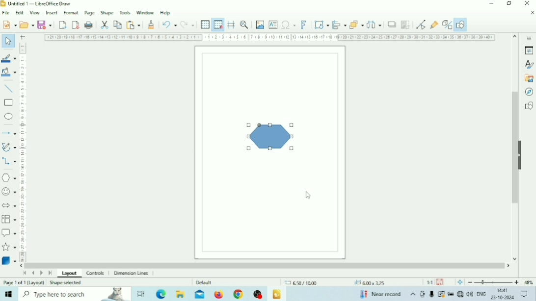 Image resolution: width=536 pixels, height=301 pixels. I want to click on Microsoft Edge, so click(162, 294).